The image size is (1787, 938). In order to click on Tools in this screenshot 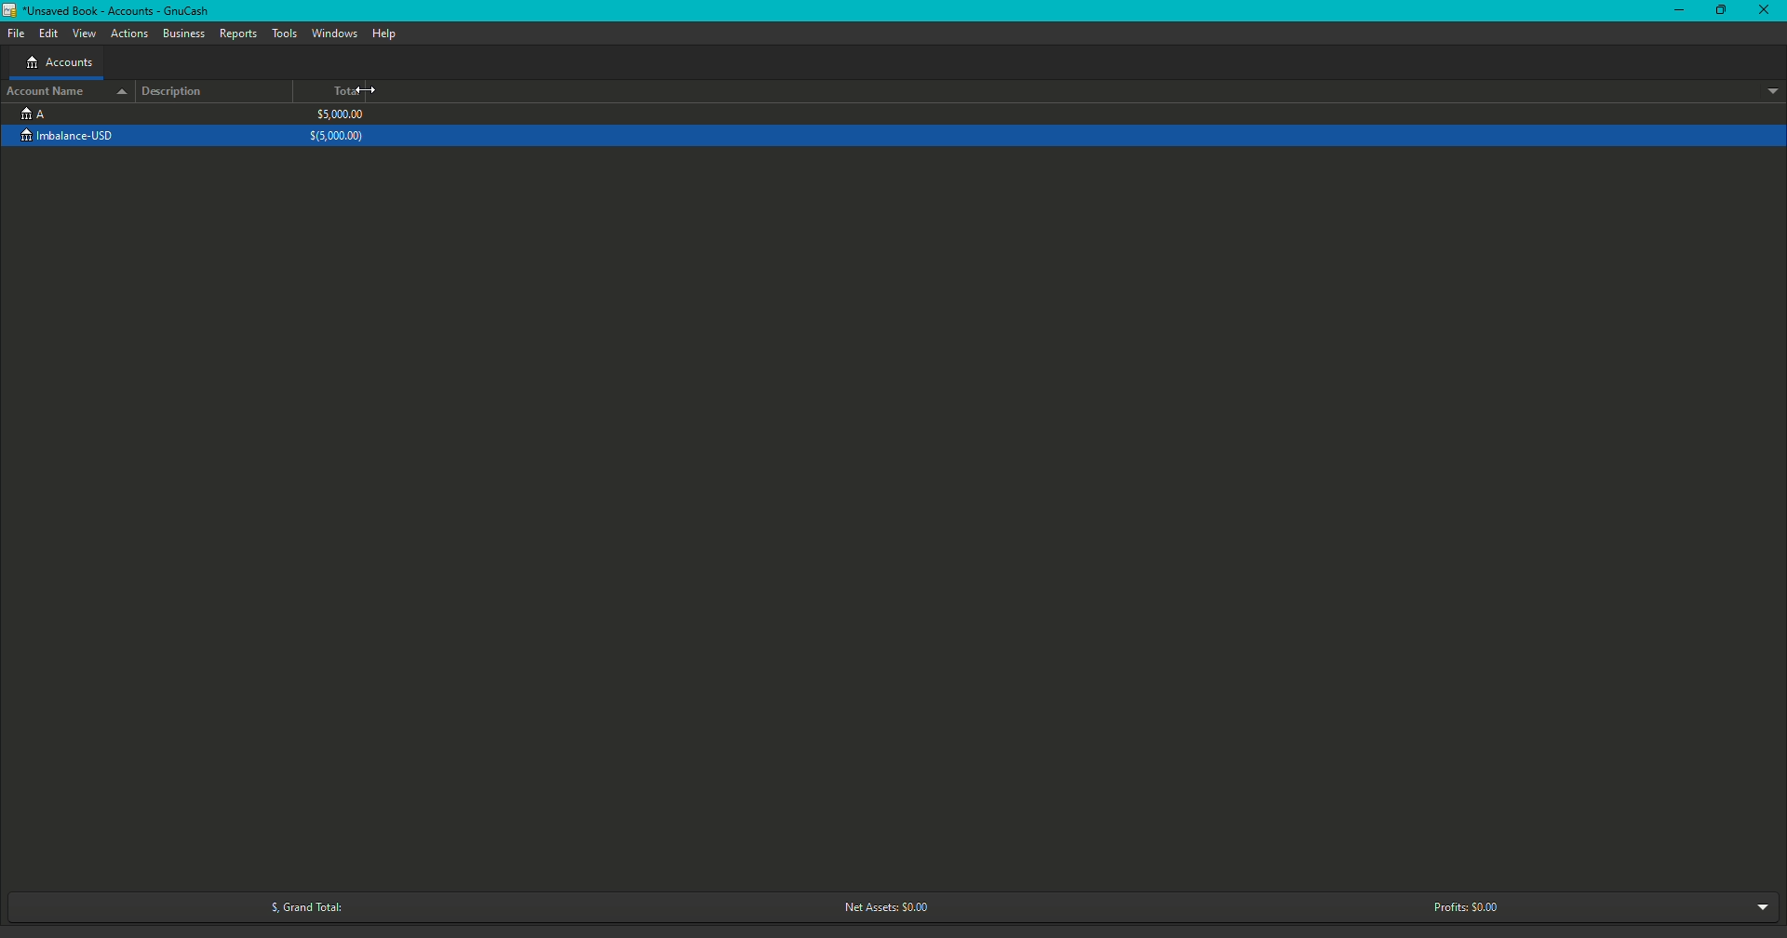, I will do `click(287, 33)`.